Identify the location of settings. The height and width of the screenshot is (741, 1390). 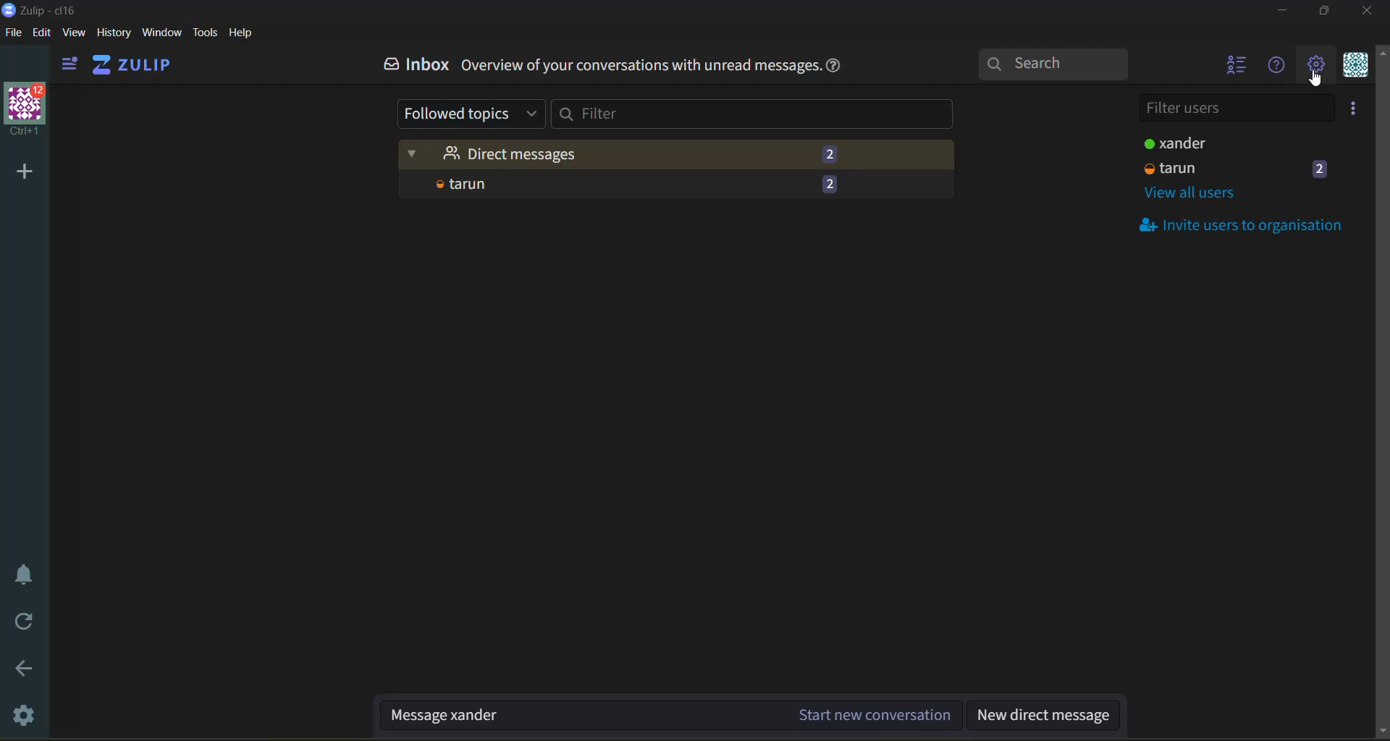
(27, 716).